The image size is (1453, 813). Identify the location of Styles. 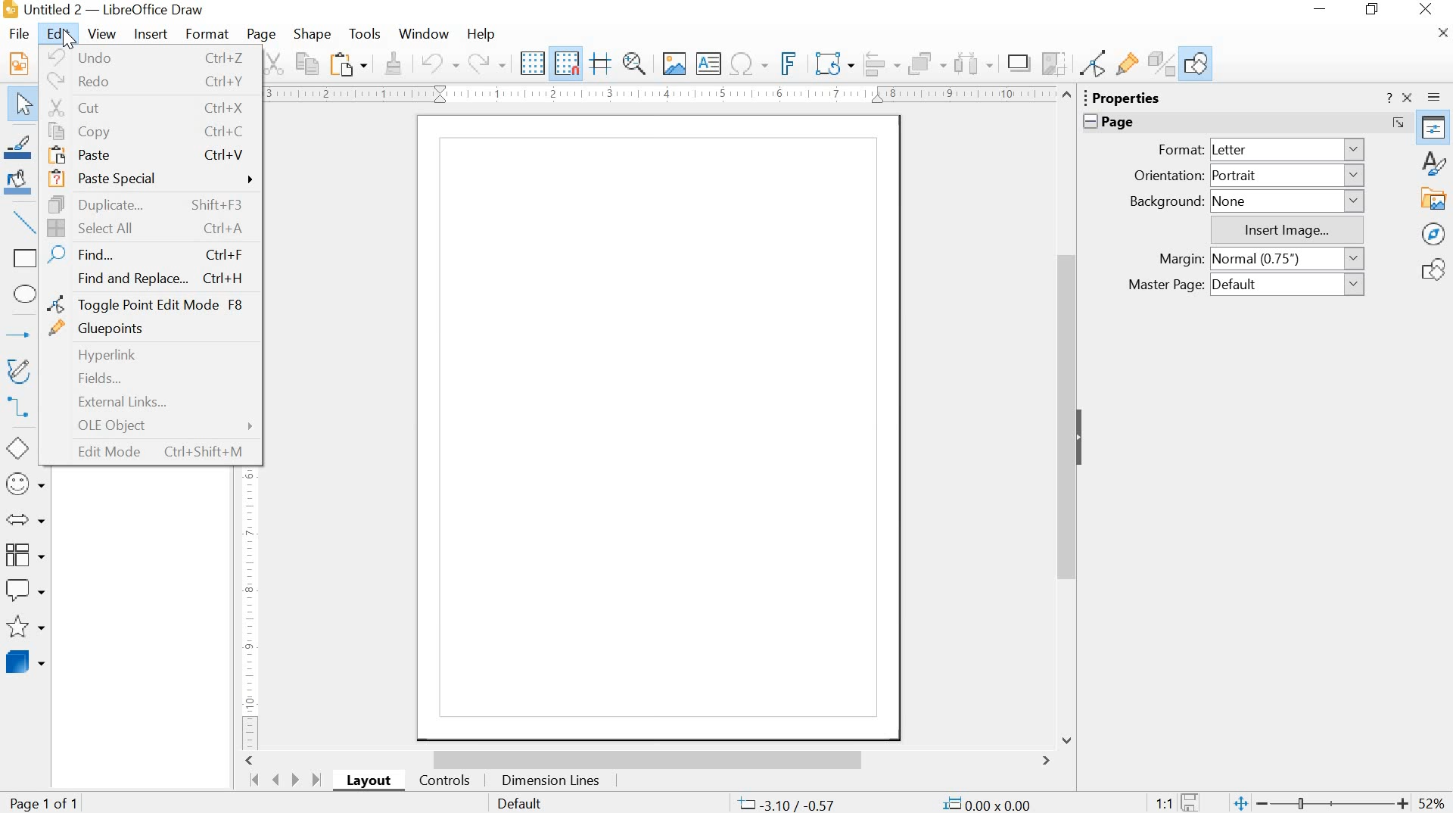
(1434, 162).